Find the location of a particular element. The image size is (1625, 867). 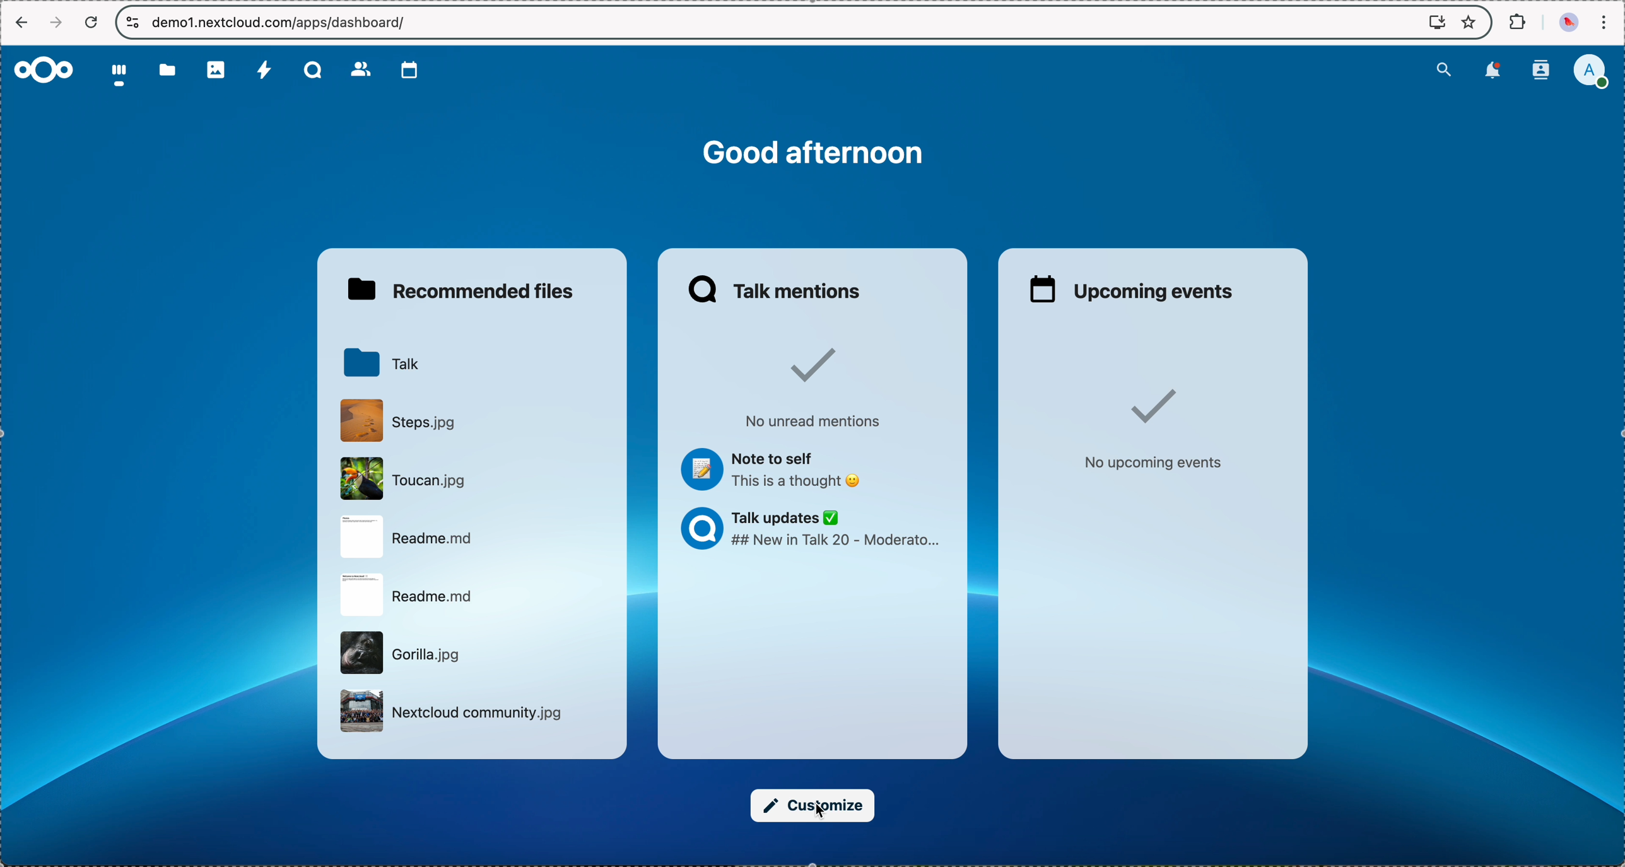

contacts is located at coordinates (360, 70).